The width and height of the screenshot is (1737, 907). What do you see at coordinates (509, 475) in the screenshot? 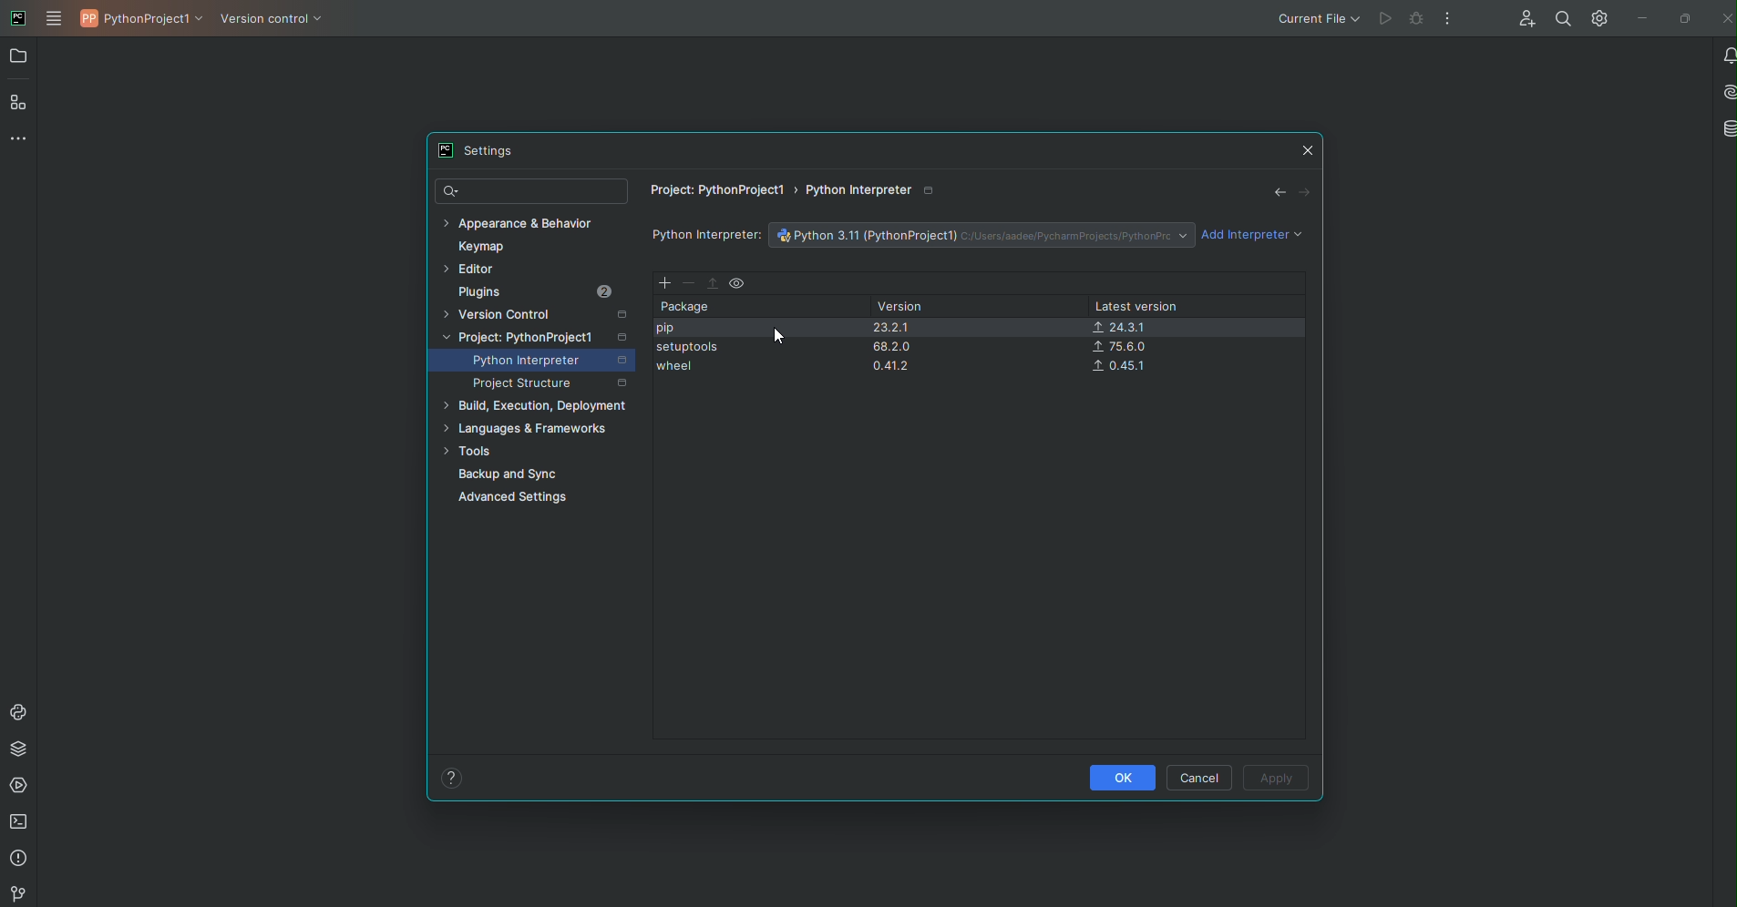
I see `Backup and Sync` at bounding box center [509, 475].